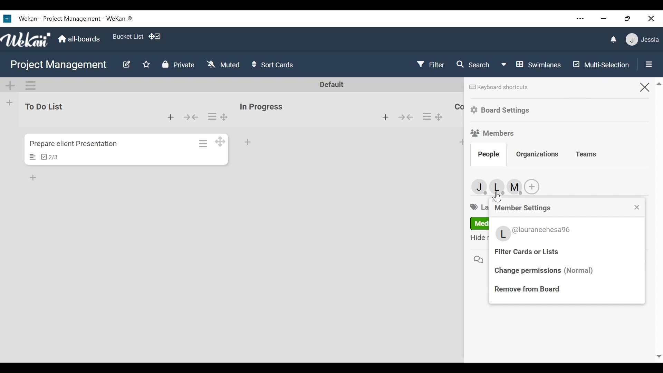 The image size is (663, 373). I want to click on List Title, so click(261, 107).